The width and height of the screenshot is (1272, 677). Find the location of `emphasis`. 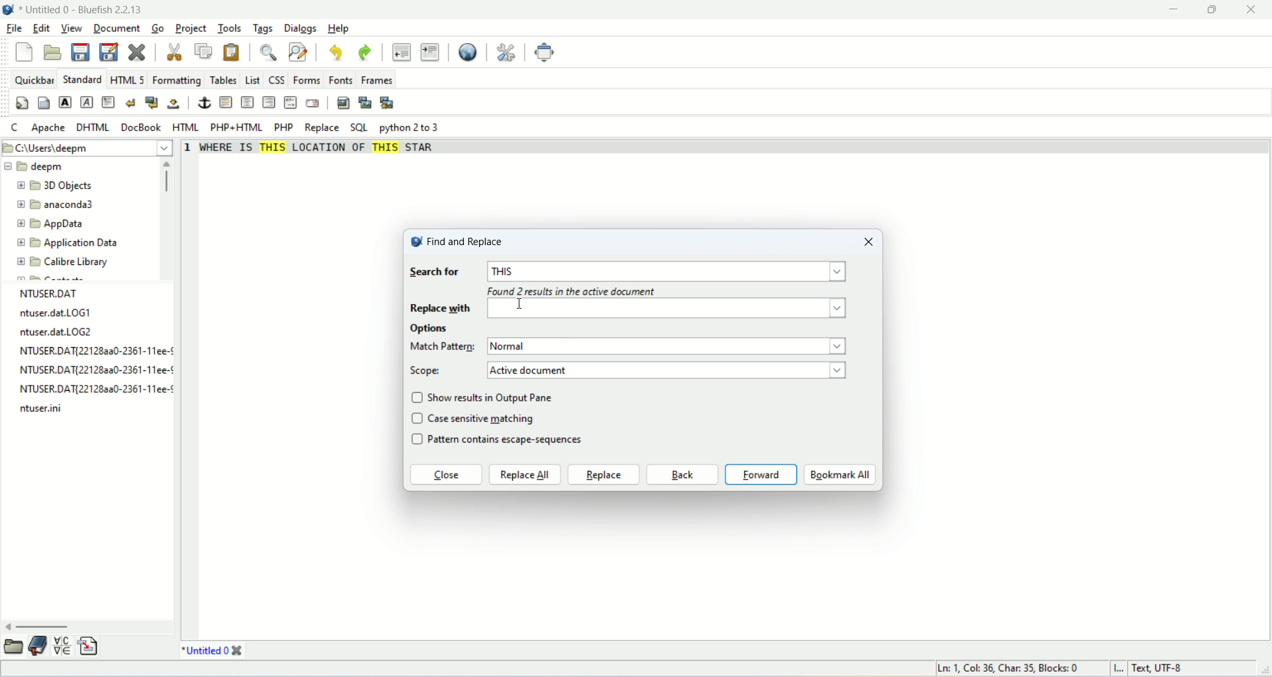

emphasis is located at coordinates (86, 102).